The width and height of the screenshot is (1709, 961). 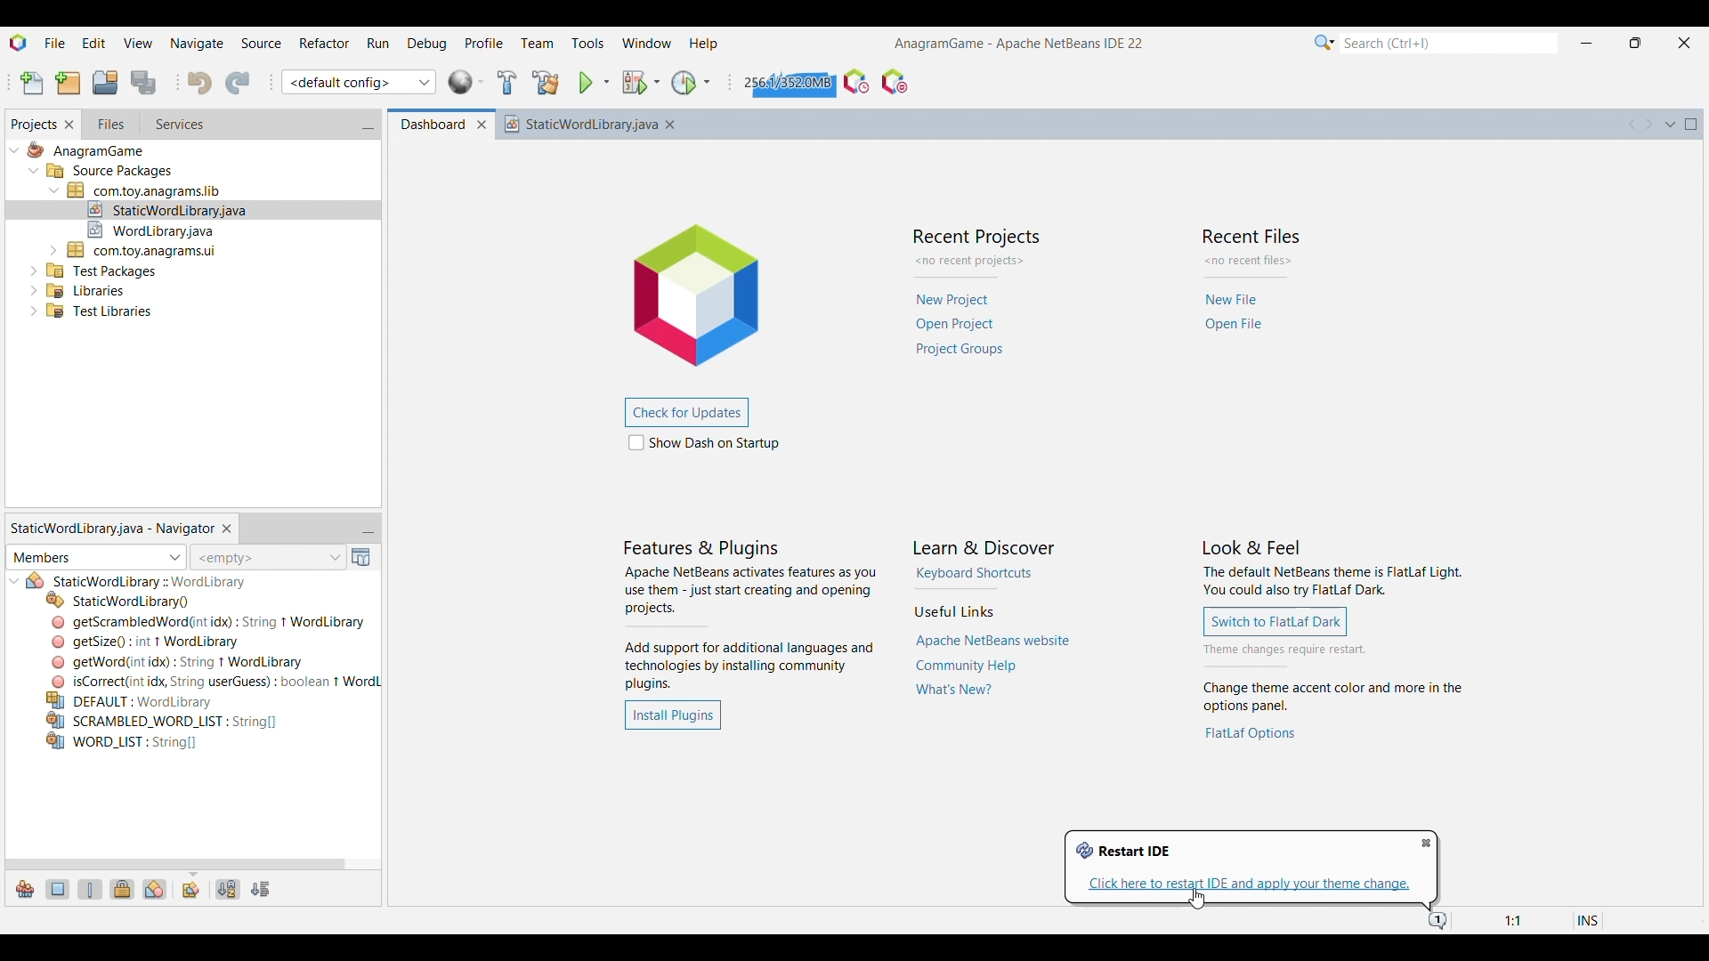 I want to click on logo, so click(x=709, y=291).